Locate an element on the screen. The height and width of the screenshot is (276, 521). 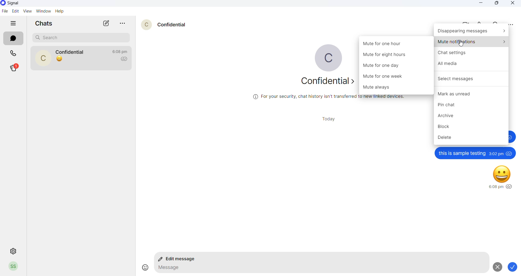
hide is located at coordinates (14, 23).